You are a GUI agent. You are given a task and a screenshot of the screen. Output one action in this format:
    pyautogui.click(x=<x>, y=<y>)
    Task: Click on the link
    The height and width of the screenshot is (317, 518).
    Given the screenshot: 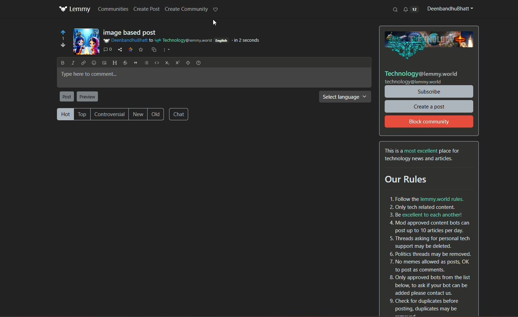 What is the action you would take?
    pyautogui.click(x=83, y=63)
    